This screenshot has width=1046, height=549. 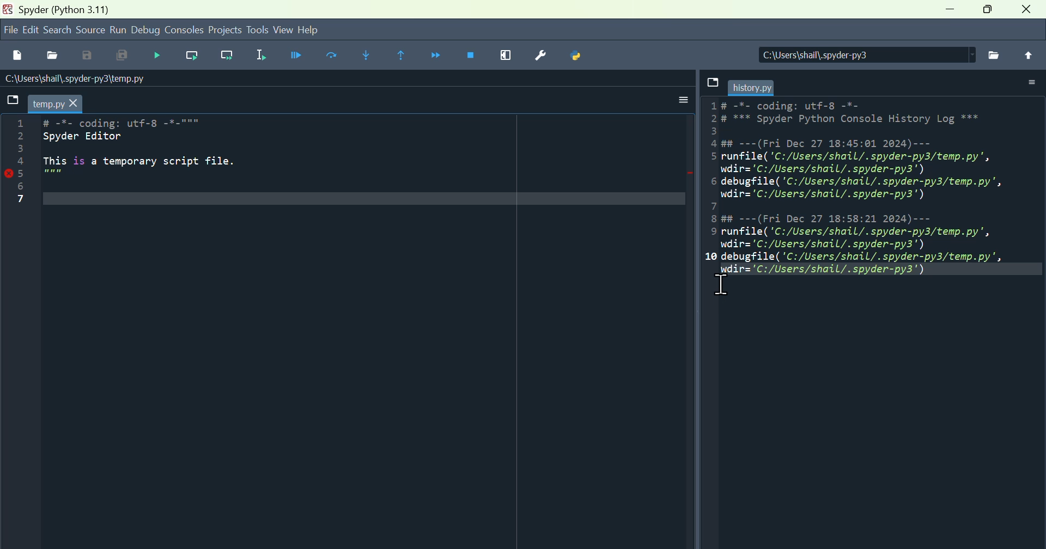 What do you see at coordinates (146, 32) in the screenshot?
I see `Debug` at bounding box center [146, 32].